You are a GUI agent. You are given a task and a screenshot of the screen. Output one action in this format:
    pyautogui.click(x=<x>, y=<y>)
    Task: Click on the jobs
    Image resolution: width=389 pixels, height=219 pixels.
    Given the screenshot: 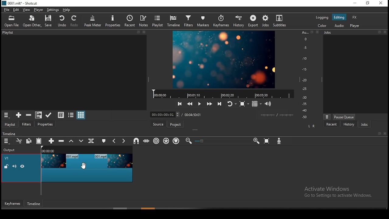 What is the action you would take?
    pyautogui.click(x=265, y=22)
    